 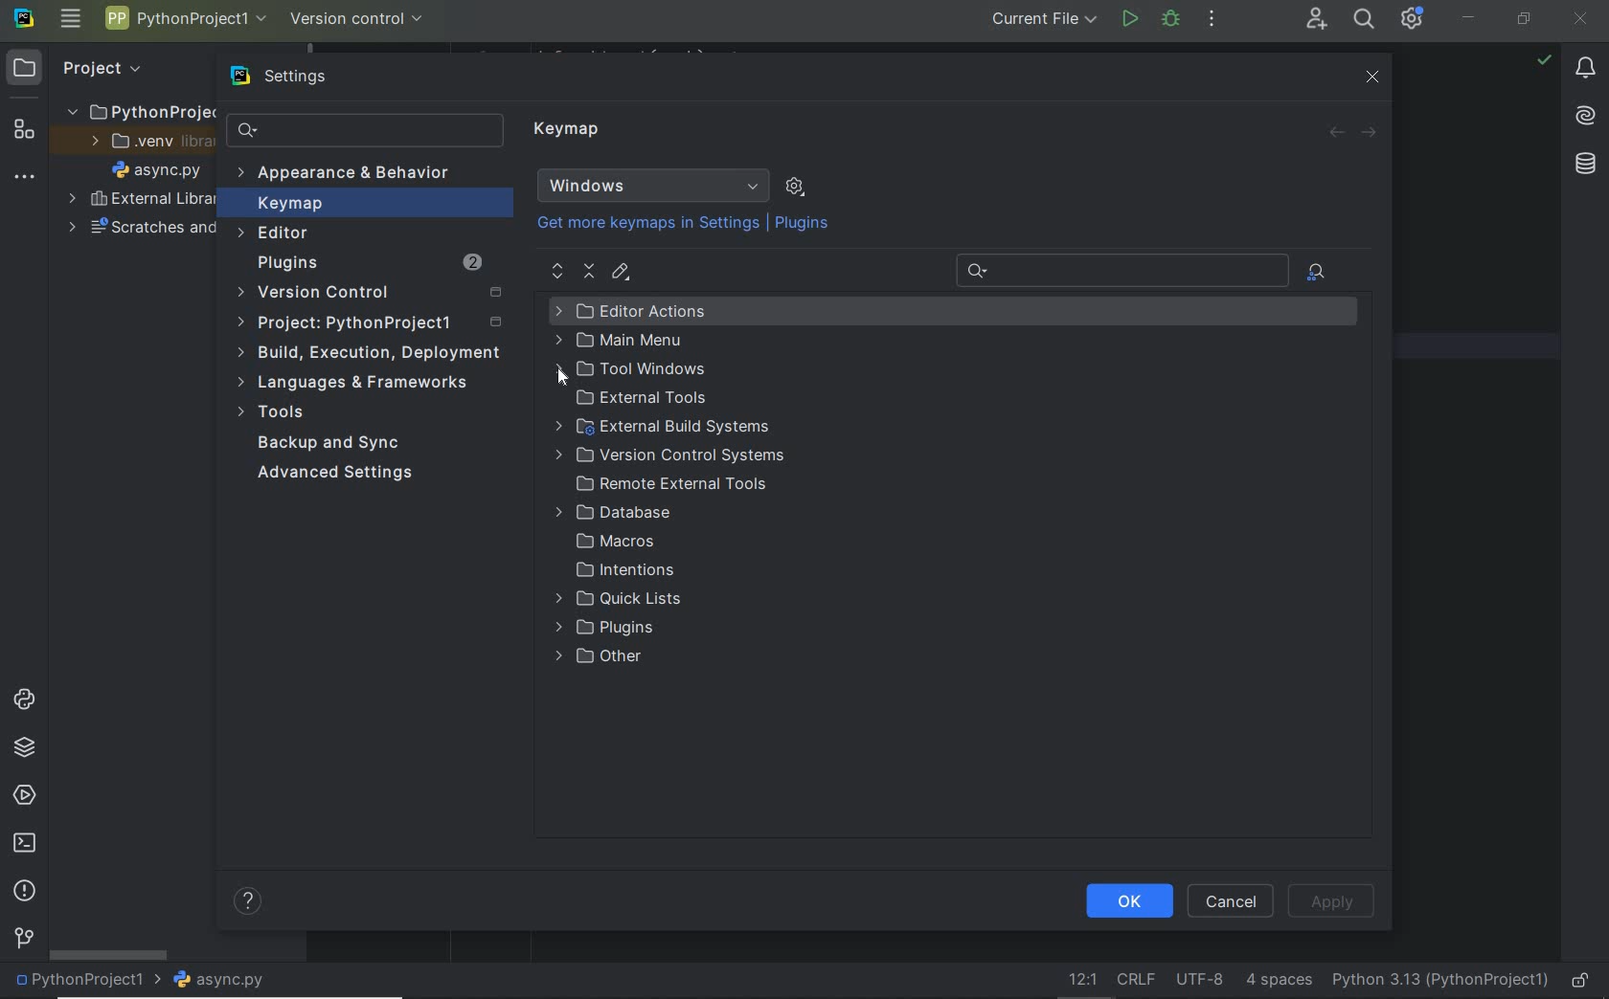 I want to click on file name, so click(x=219, y=981).